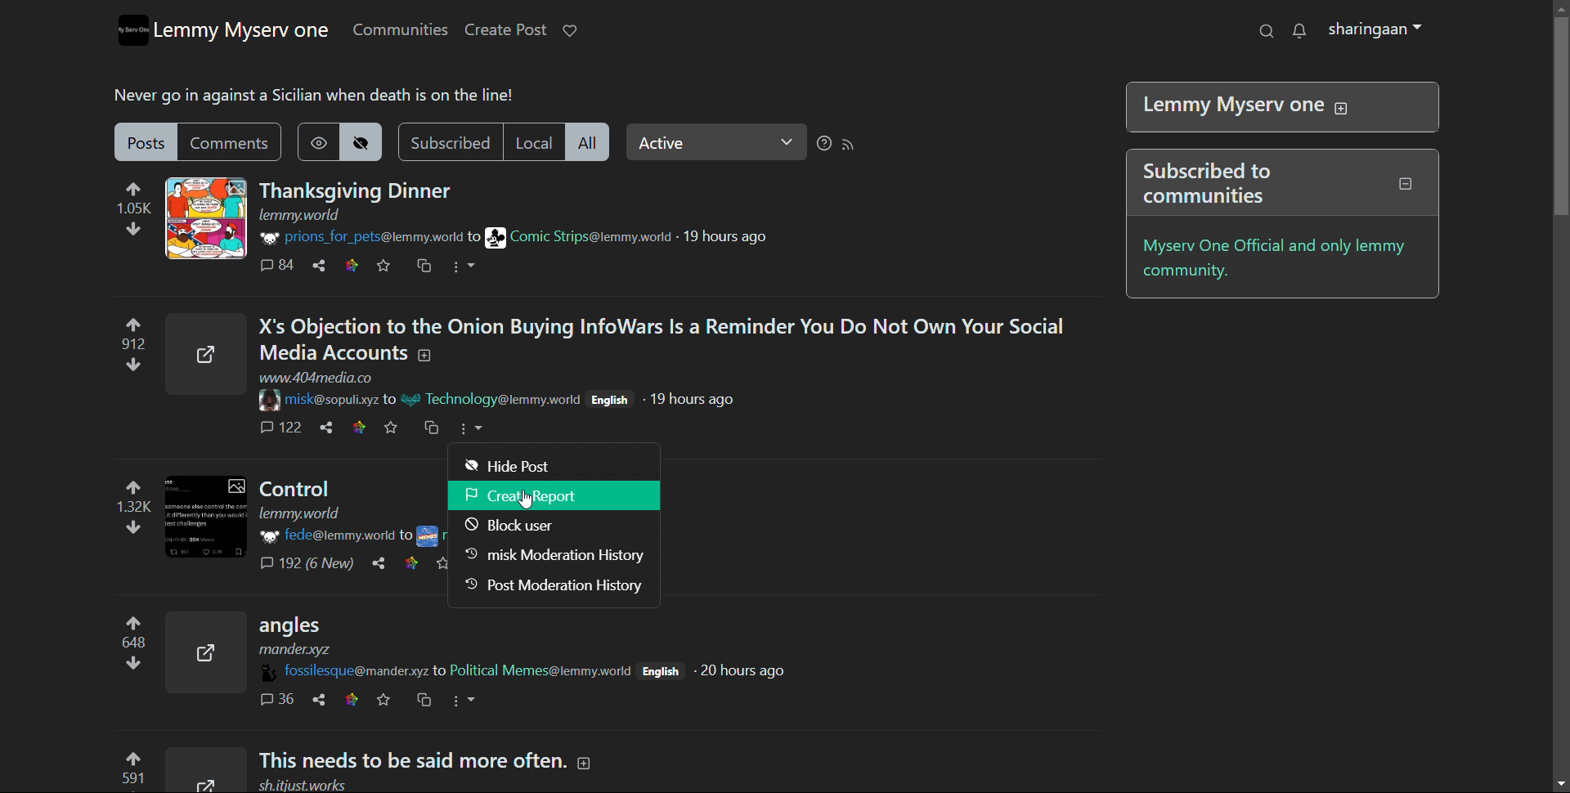 The width and height of the screenshot is (1570, 793). Describe the element at coordinates (662, 341) in the screenshot. I see `Post on "X's Objection to the Onion Buying InfoWars Is a Reminder You Do Not Own Your SocialMedia Accounts"` at that location.